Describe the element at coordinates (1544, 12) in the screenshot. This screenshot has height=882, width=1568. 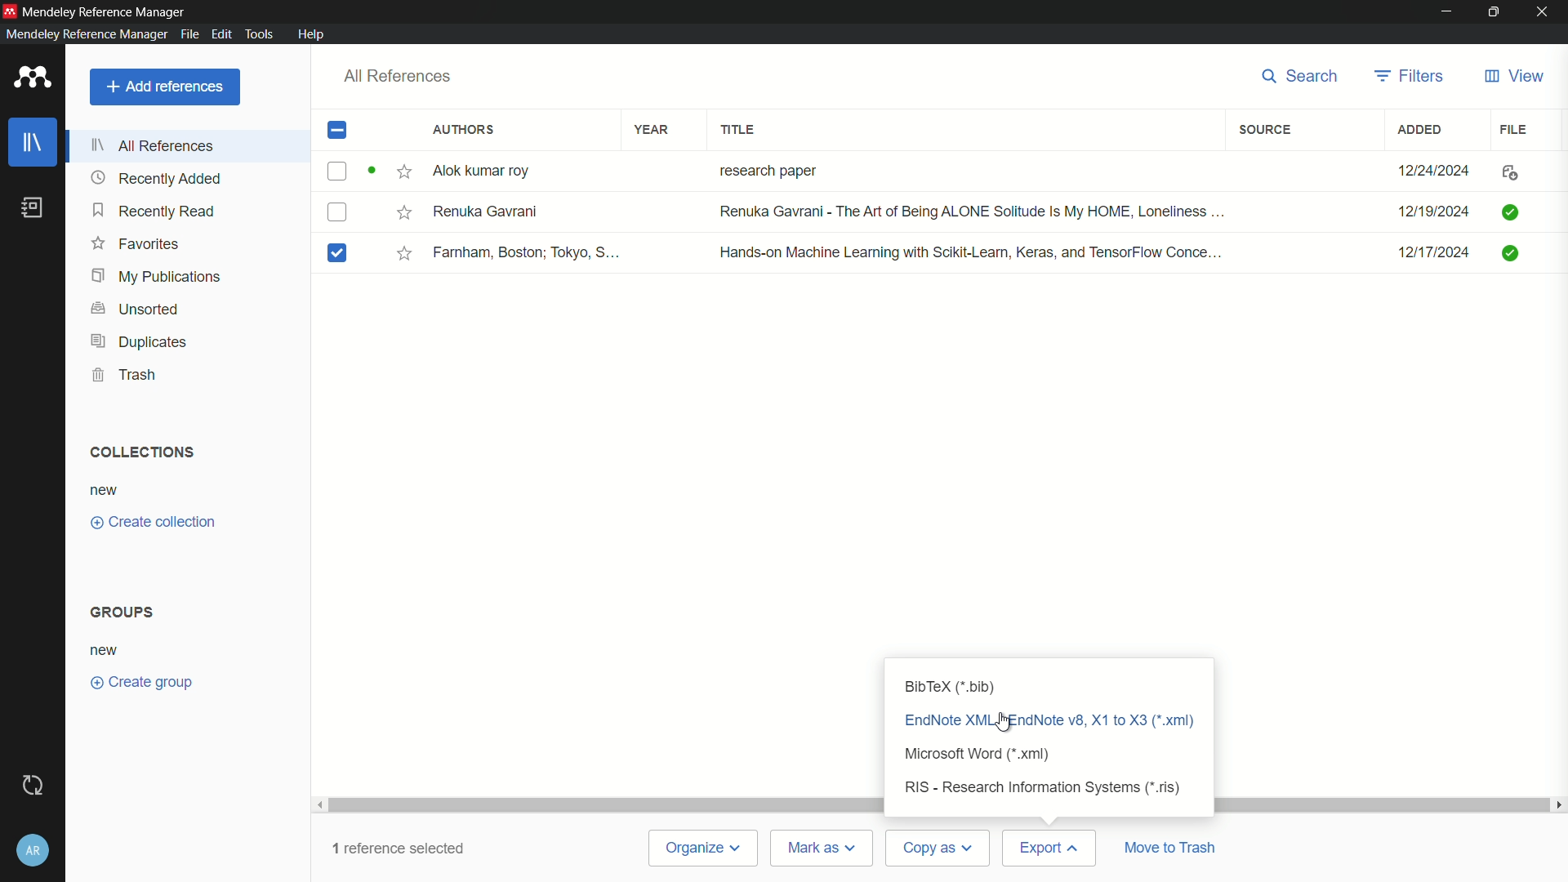
I see `close app` at that location.